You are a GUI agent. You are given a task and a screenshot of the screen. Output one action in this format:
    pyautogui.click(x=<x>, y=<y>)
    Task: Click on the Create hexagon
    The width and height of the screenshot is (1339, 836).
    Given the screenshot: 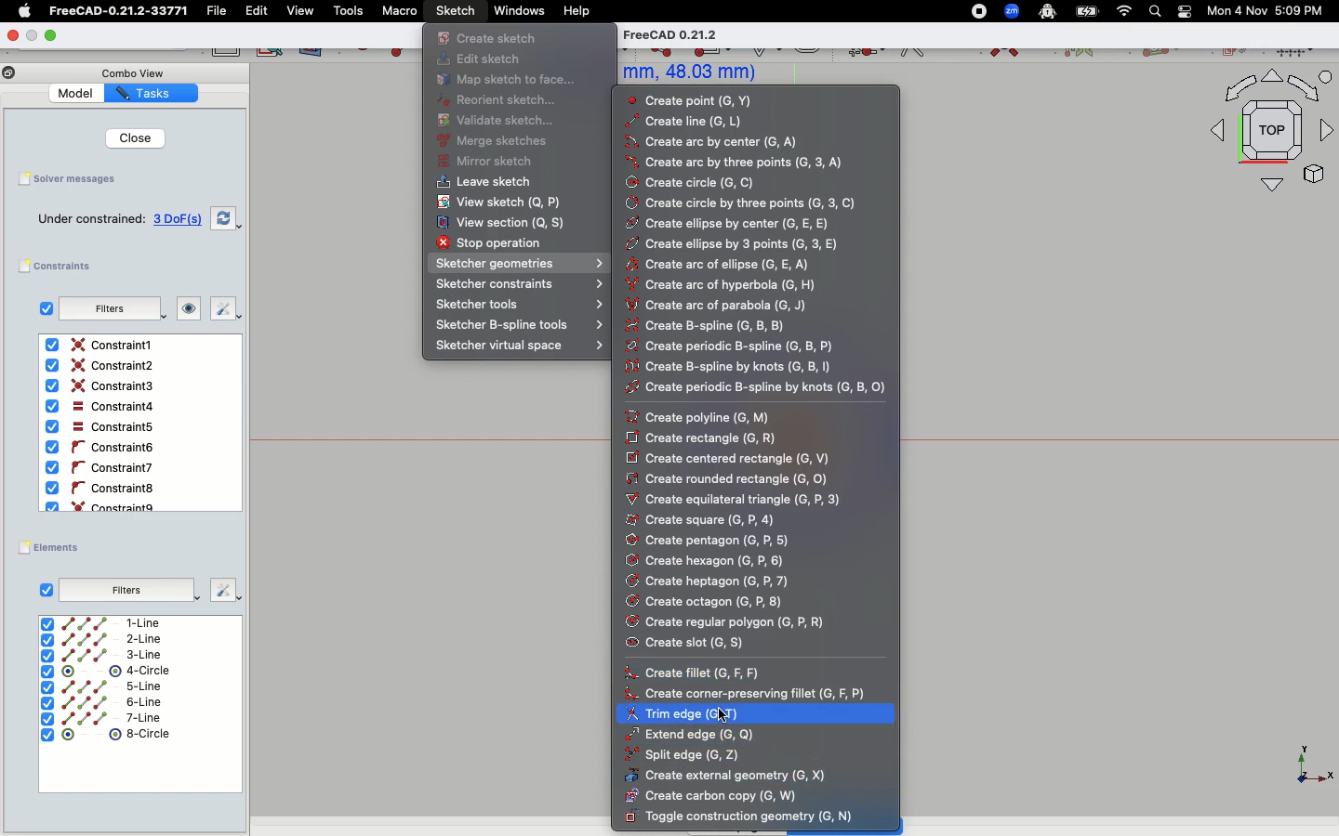 What is the action you would take?
    pyautogui.click(x=703, y=559)
    